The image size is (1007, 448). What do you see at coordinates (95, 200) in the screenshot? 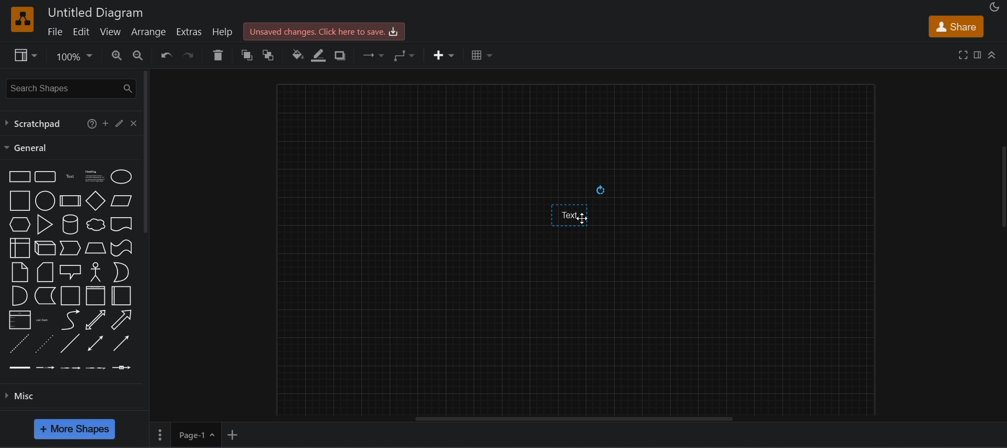
I see `Diamond` at bounding box center [95, 200].